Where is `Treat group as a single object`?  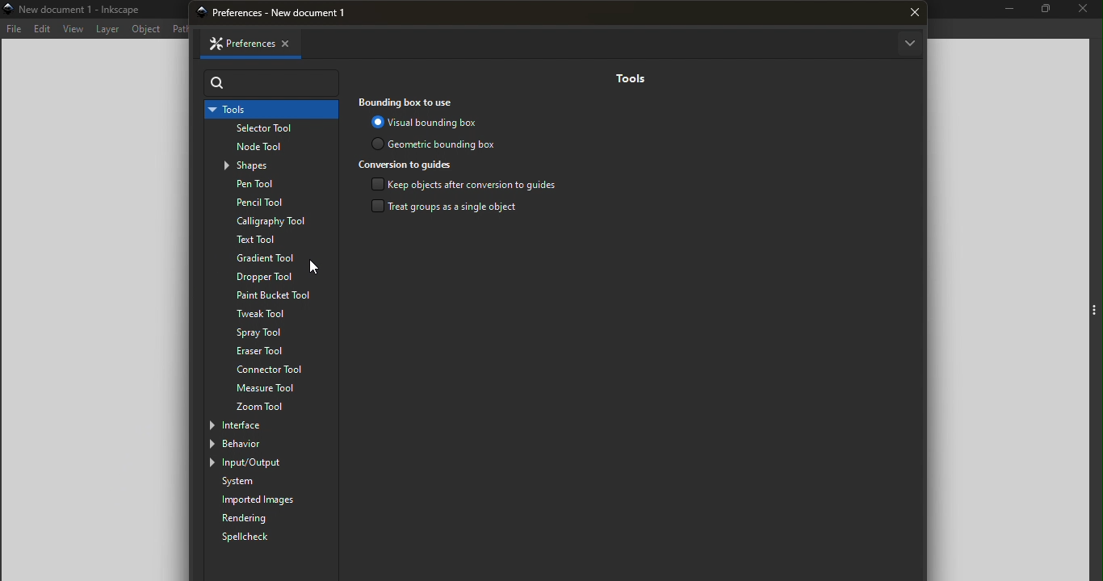
Treat group as a single object is located at coordinates (451, 208).